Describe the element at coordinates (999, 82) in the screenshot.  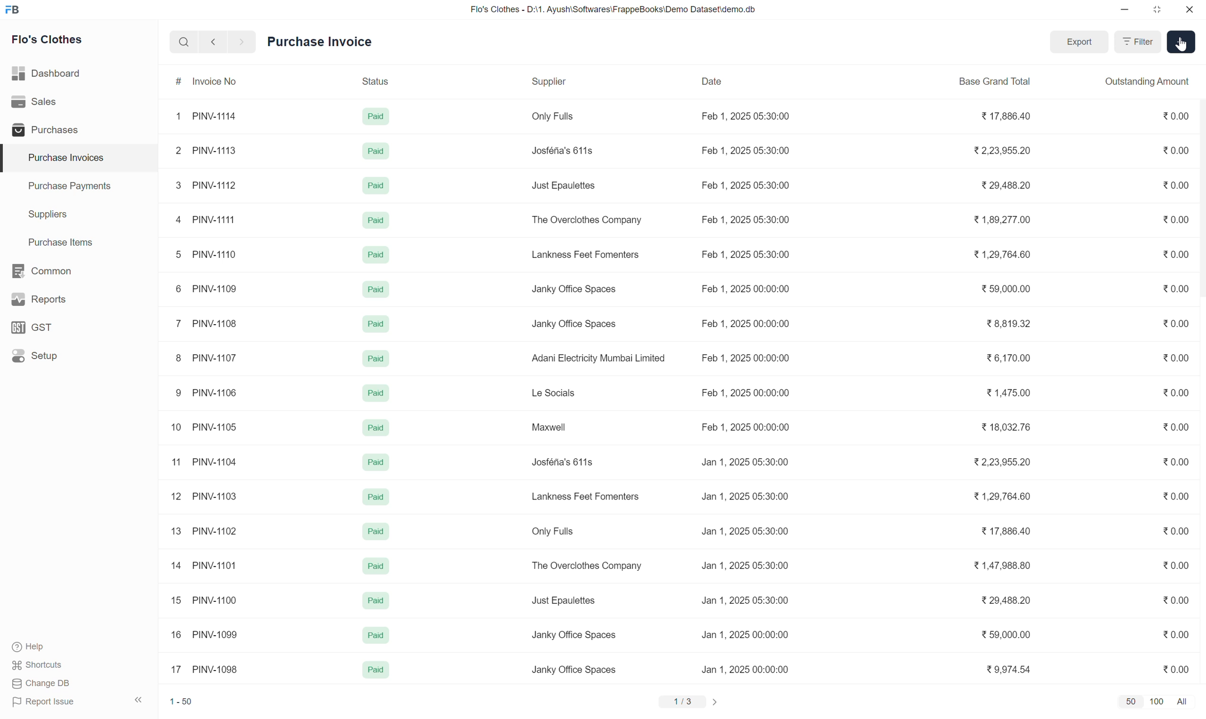
I see `Base Grand Total` at that location.